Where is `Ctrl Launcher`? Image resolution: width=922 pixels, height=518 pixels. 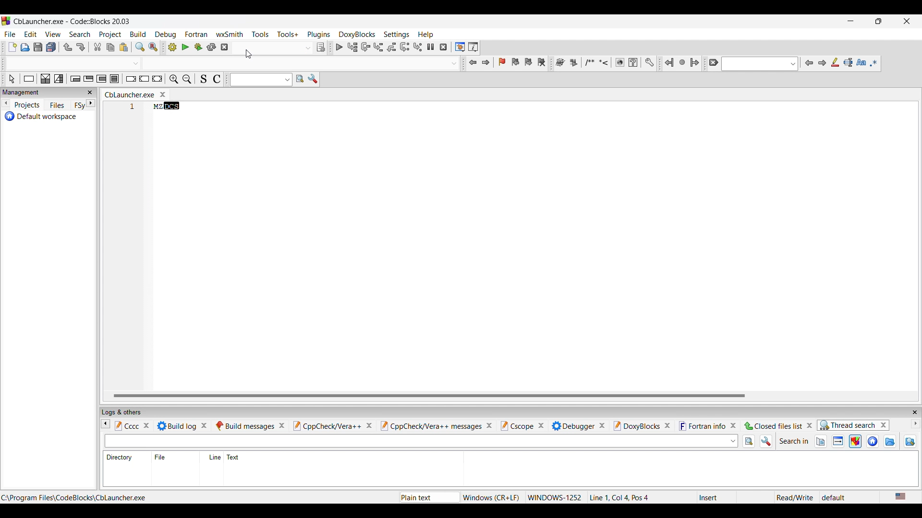
Ctrl Launcher is located at coordinates (136, 94).